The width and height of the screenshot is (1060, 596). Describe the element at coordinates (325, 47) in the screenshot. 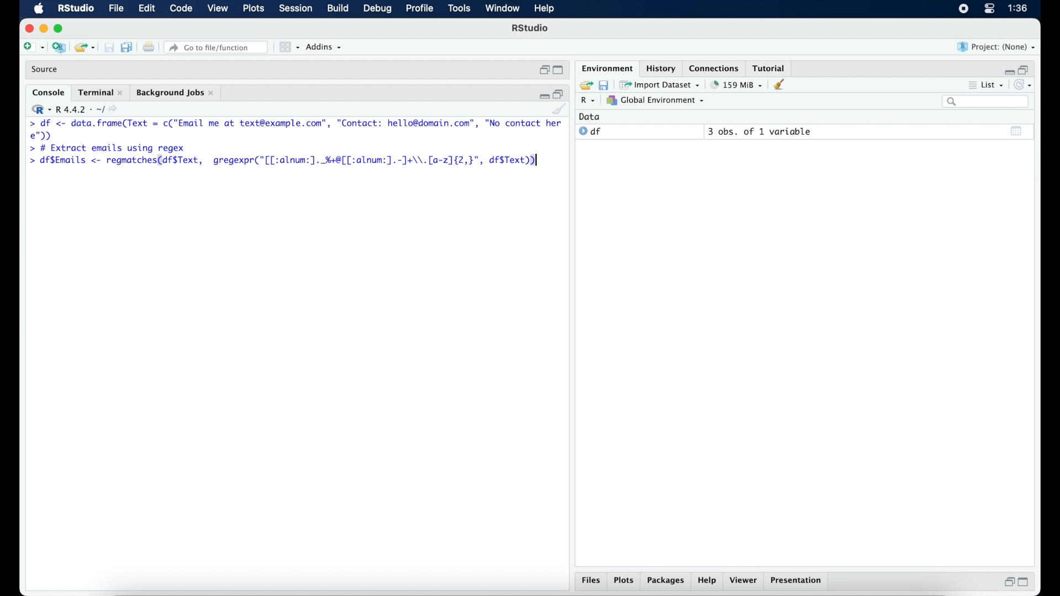

I see `addins` at that location.